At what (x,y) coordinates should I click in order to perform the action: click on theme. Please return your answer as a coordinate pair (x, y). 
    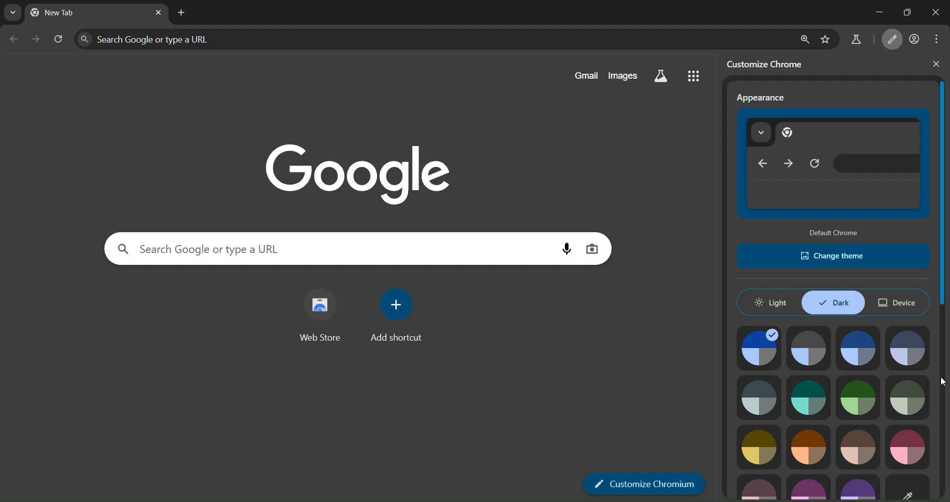
    Looking at the image, I should click on (807, 395).